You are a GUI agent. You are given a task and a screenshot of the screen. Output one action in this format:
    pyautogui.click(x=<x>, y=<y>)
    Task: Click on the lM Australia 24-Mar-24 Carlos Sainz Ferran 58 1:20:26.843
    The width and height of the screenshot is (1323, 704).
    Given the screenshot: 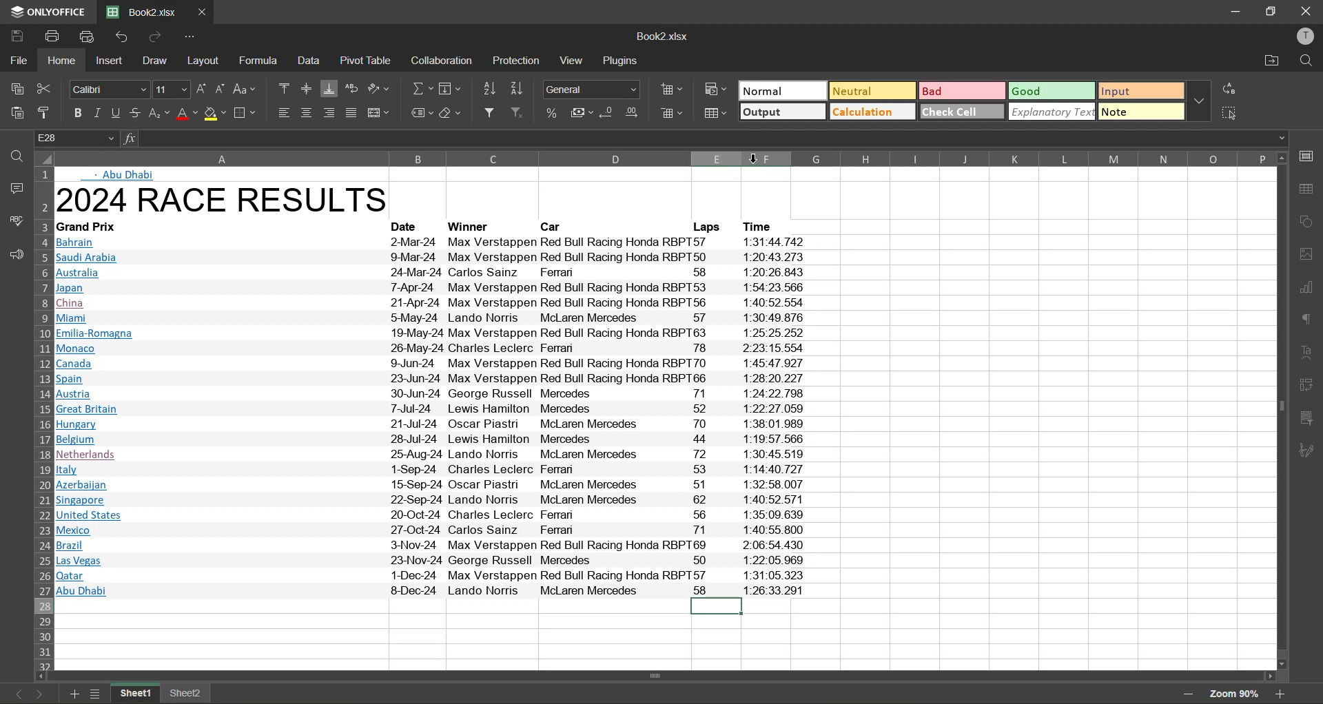 What is the action you would take?
    pyautogui.click(x=435, y=272)
    